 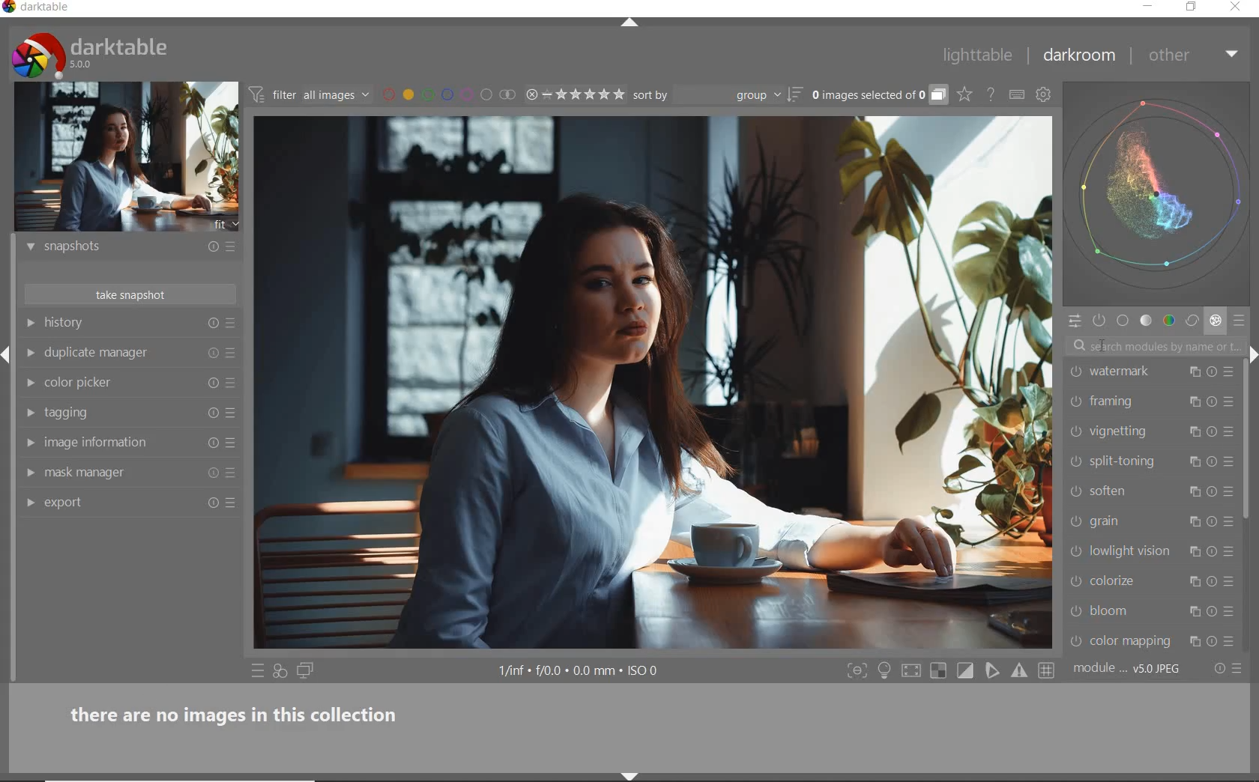 What do you see at coordinates (1231, 551) in the screenshot?
I see `preset and preferences` at bounding box center [1231, 551].